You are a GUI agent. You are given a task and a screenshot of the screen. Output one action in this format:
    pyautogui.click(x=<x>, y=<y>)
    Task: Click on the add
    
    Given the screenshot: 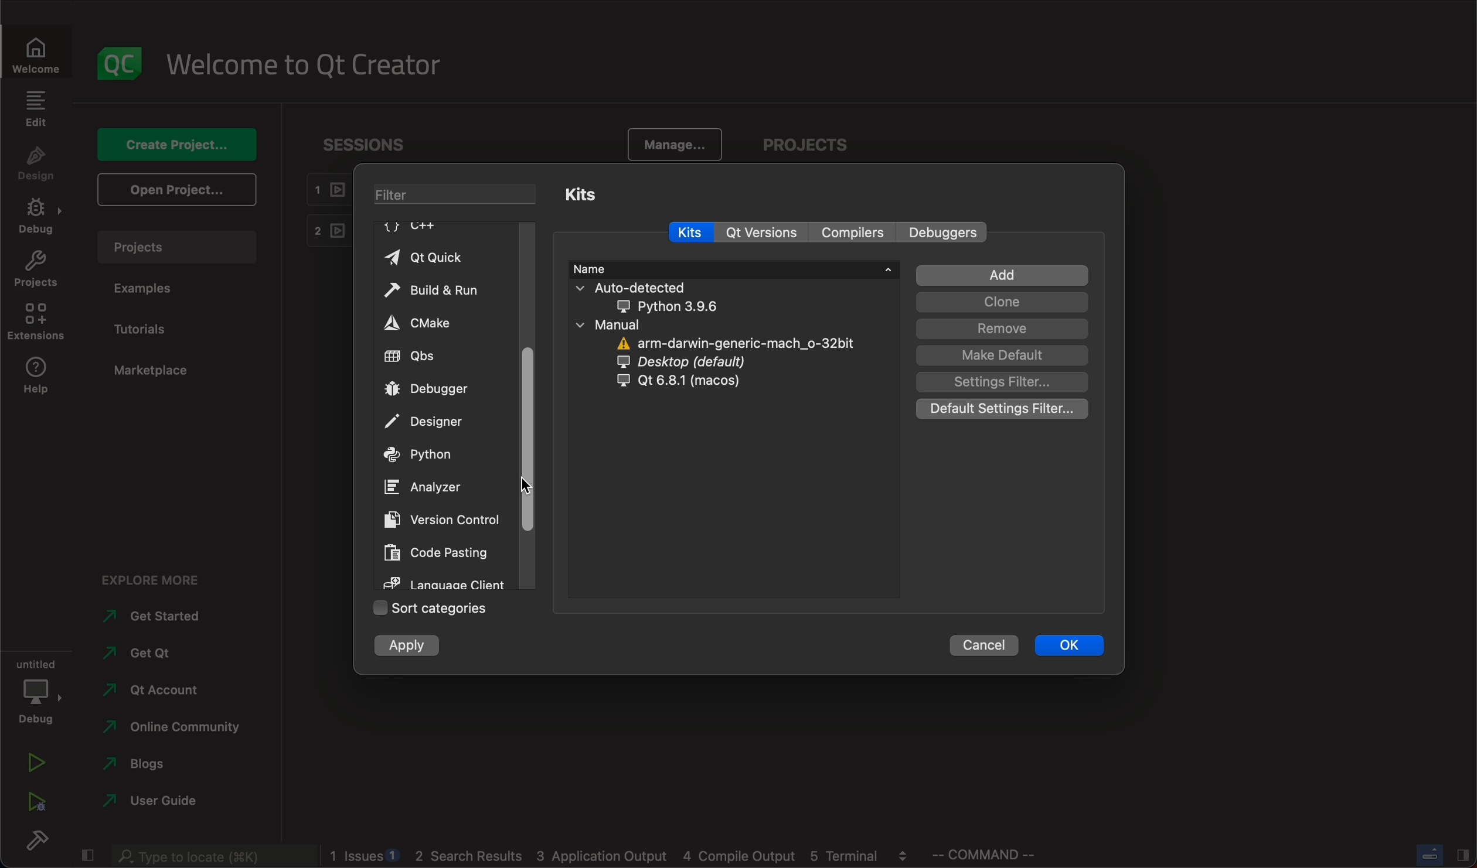 What is the action you would take?
    pyautogui.click(x=1003, y=275)
    